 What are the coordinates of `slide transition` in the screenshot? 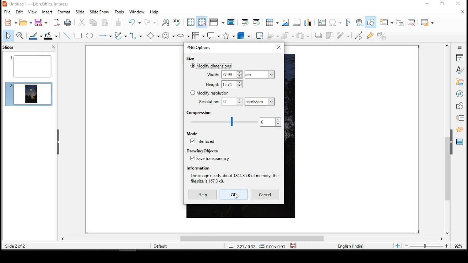 It's located at (461, 118).